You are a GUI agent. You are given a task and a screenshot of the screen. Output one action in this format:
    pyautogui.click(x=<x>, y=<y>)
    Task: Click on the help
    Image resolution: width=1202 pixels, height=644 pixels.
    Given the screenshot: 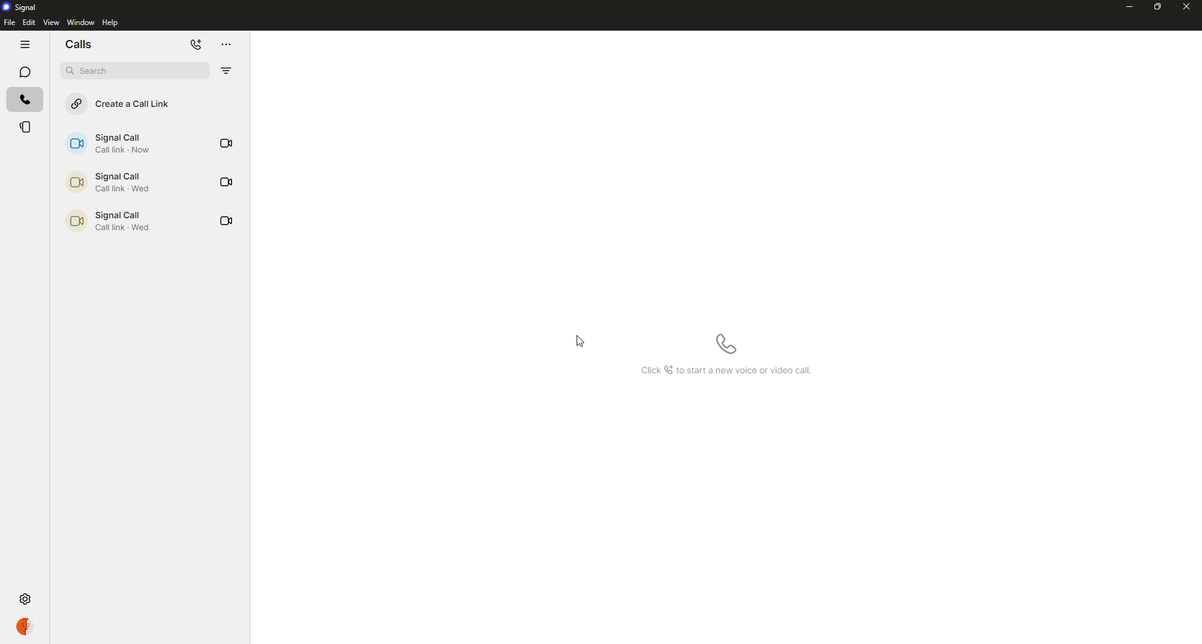 What is the action you would take?
    pyautogui.click(x=112, y=22)
    